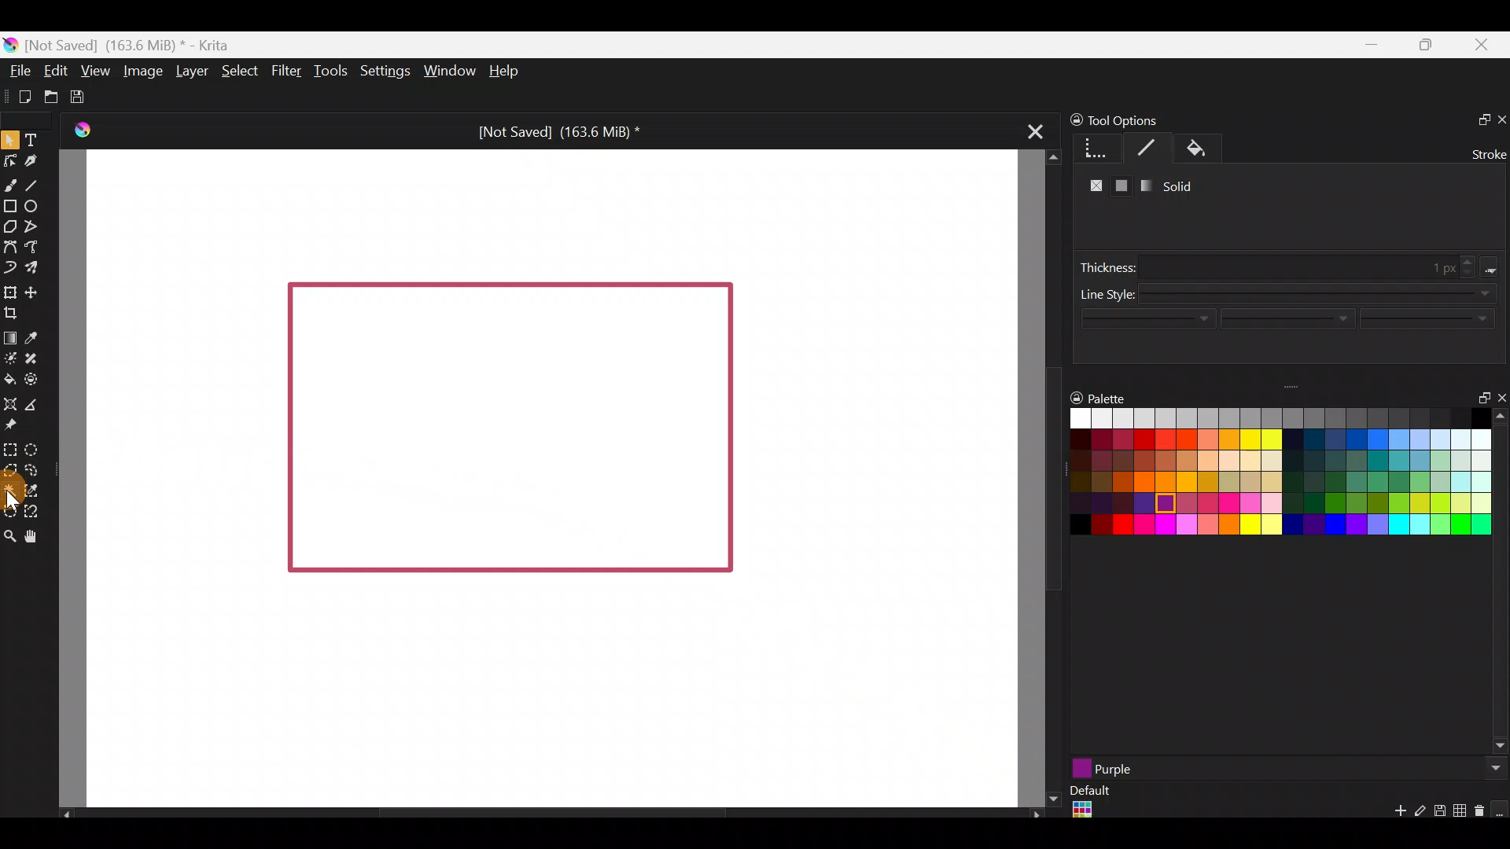  What do you see at coordinates (1148, 146) in the screenshot?
I see `Stroke` at bounding box center [1148, 146].